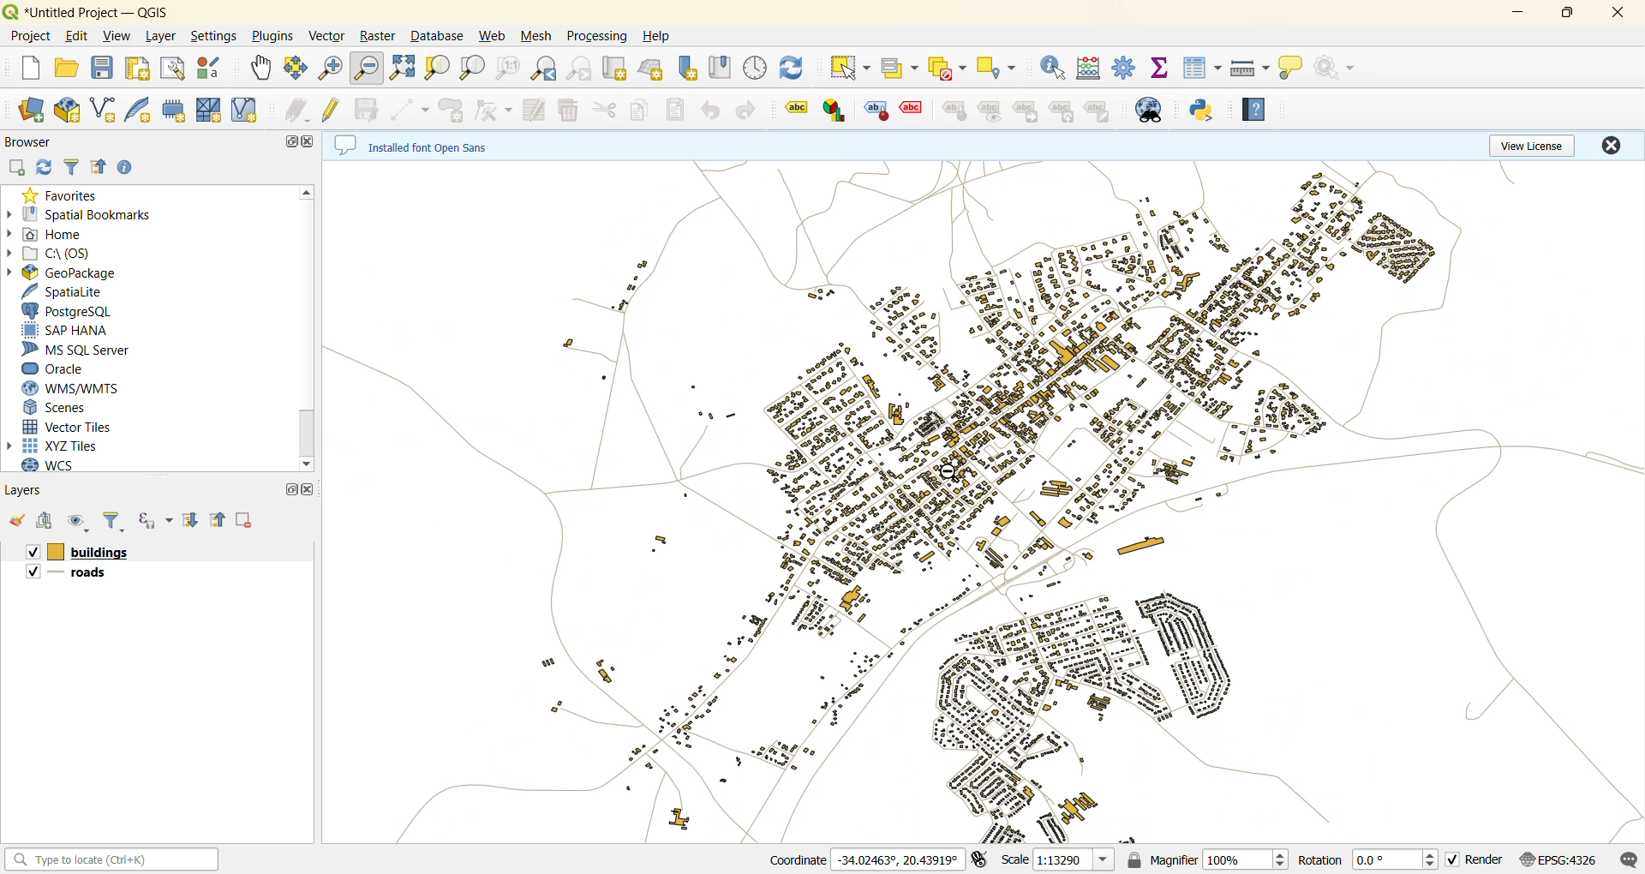 This screenshot has height=874, width=1645. Describe the element at coordinates (744, 110) in the screenshot. I see `redo` at that location.